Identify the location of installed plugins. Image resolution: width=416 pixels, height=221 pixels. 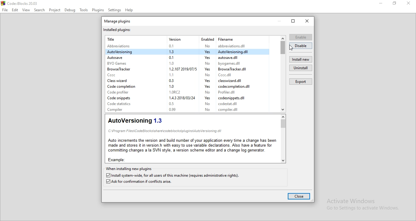
(118, 30).